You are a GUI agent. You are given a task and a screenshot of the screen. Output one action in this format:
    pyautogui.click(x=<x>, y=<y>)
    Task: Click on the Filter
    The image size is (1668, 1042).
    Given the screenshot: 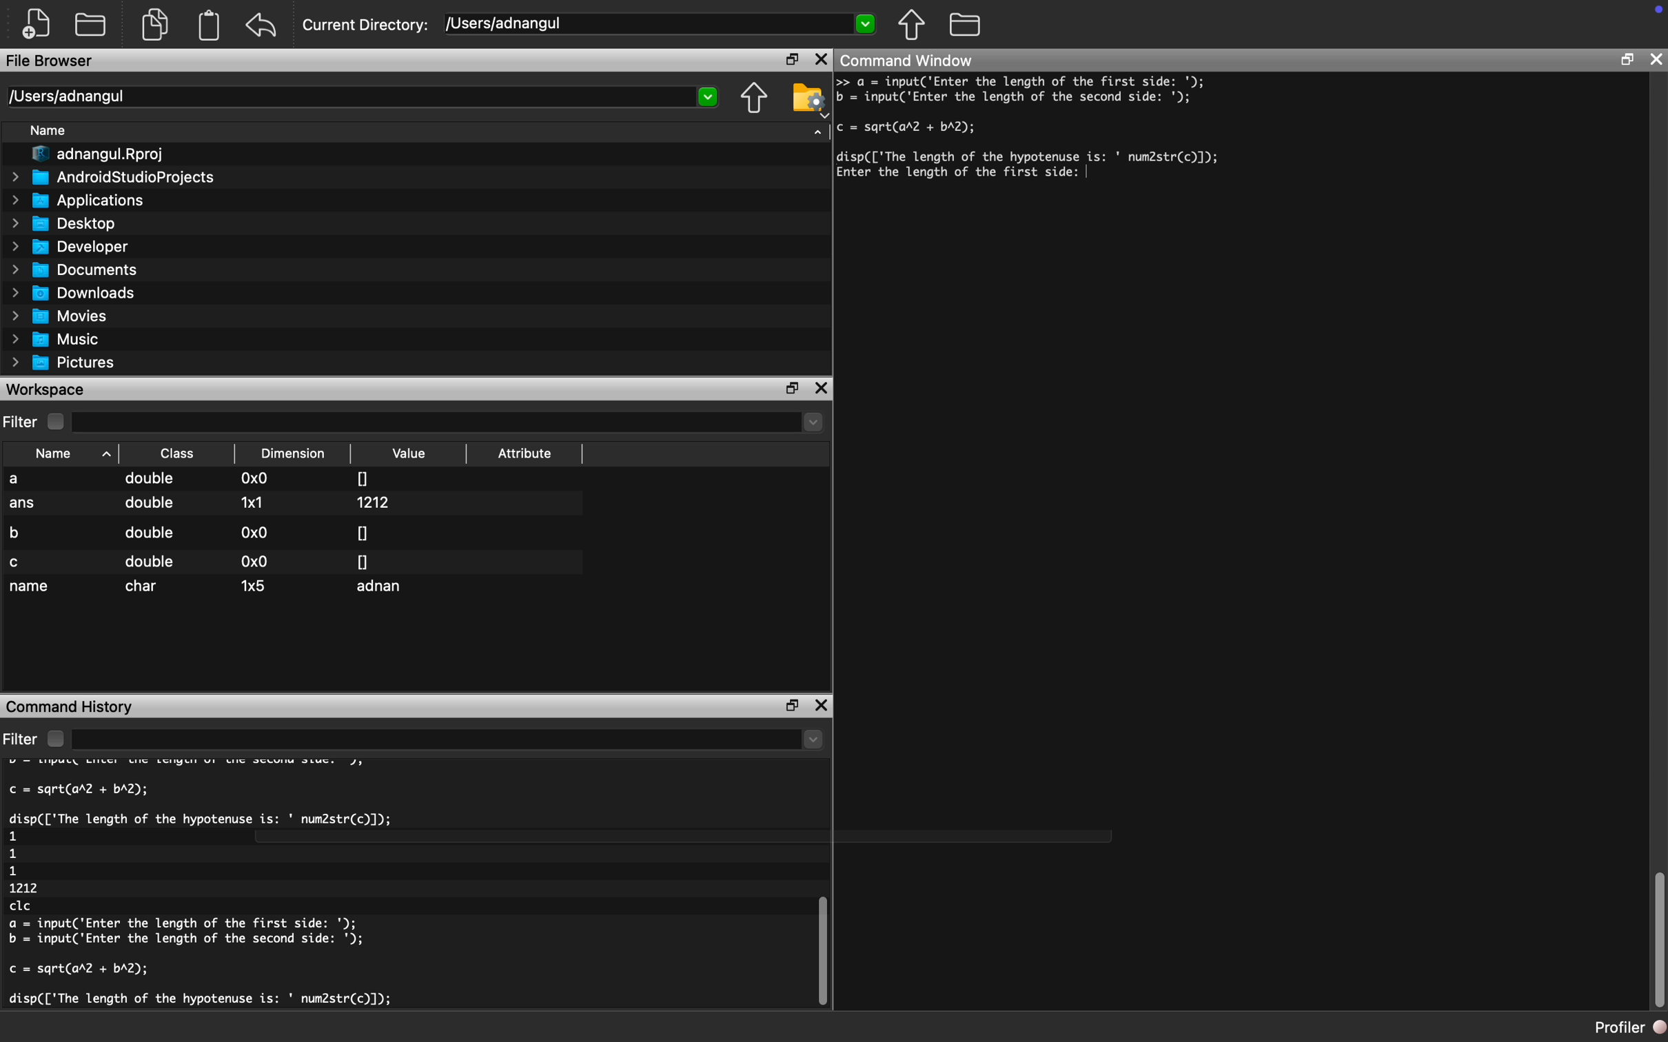 What is the action you would take?
    pyautogui.click(x=21, y=422)
    